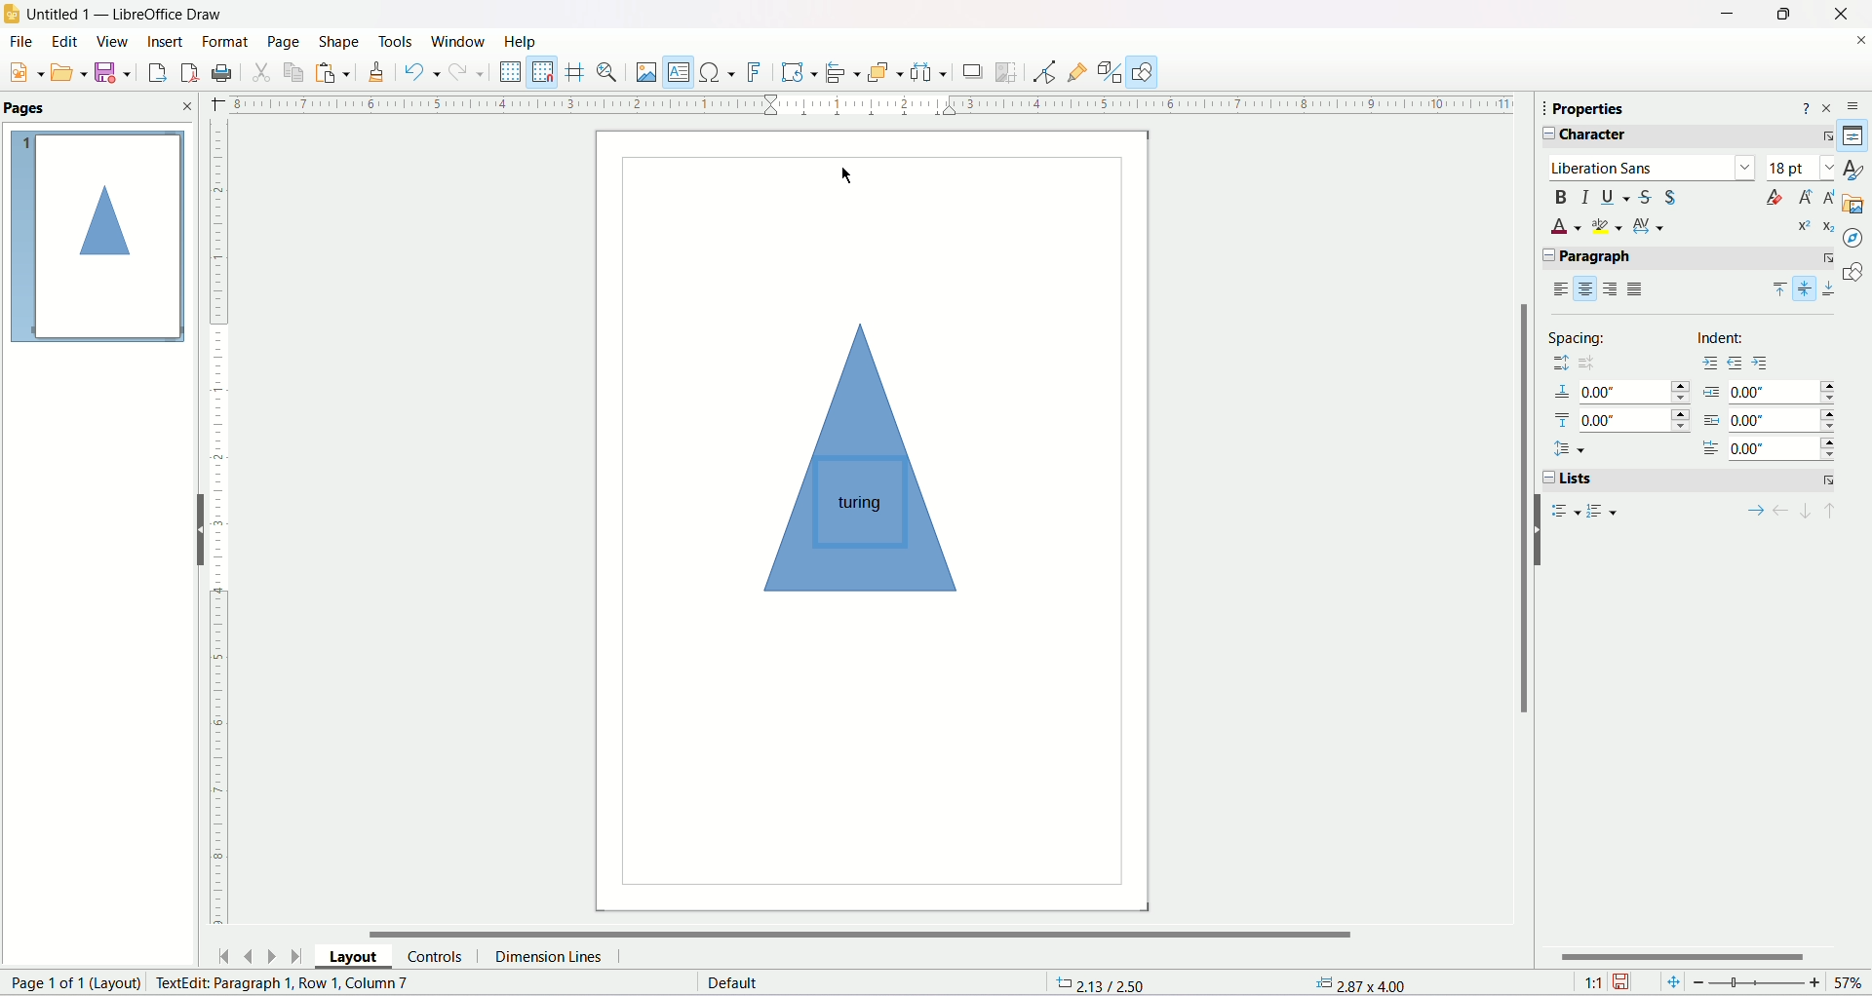  Describe the element at coordinates (543, 72) in the screenshot. I see `Snap to grid` at that location.